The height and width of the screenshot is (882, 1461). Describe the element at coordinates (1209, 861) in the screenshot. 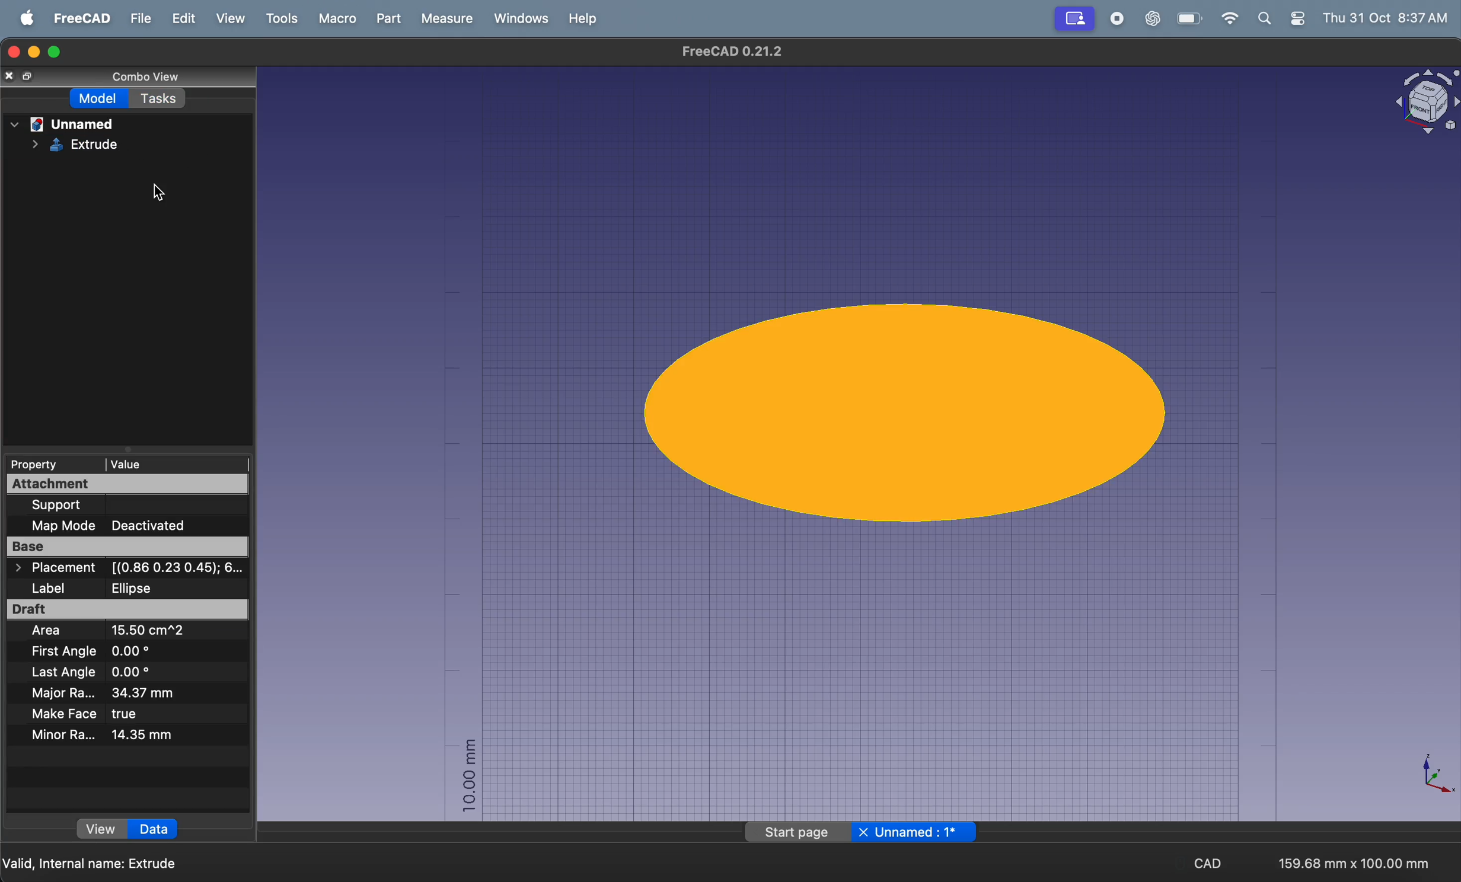

I see `cad` at that location.